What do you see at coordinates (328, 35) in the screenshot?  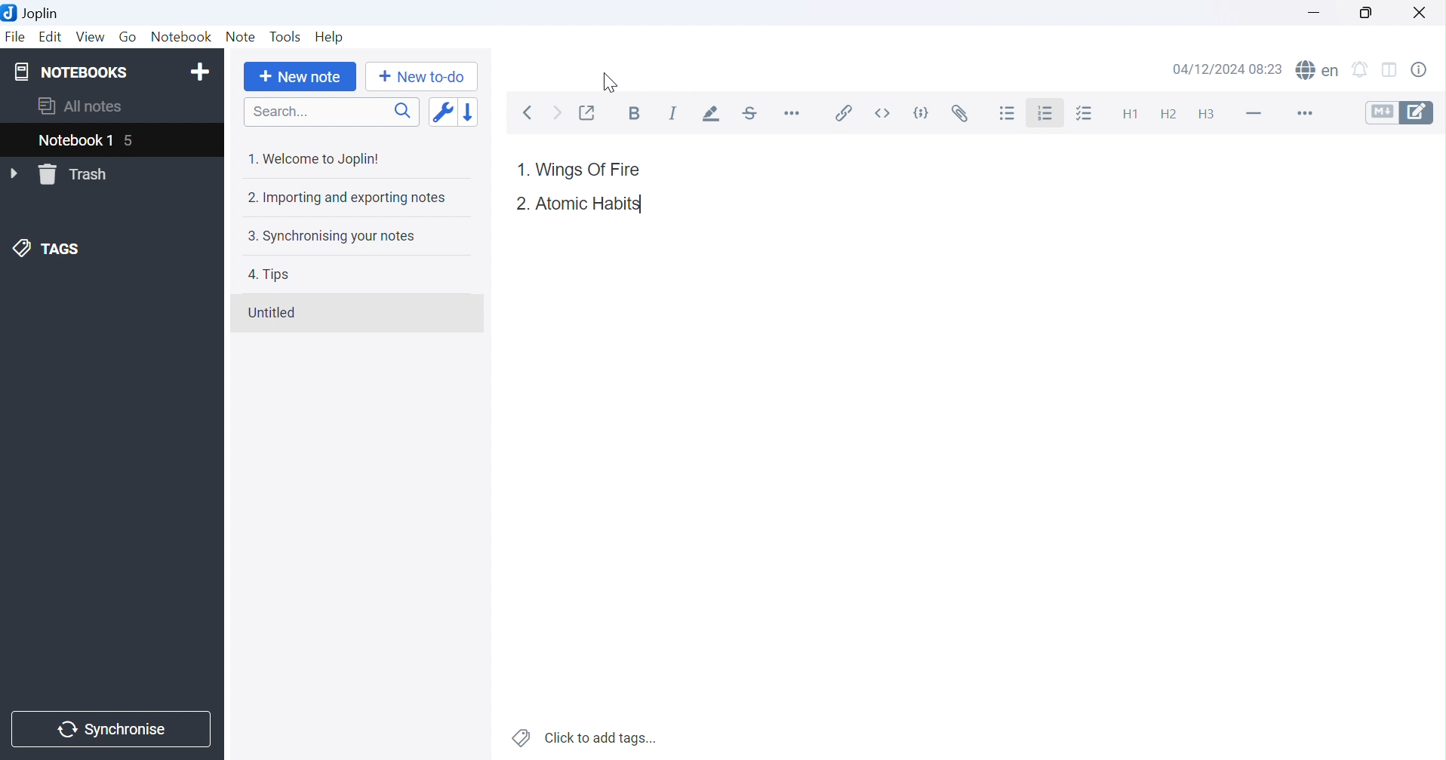 I see `Help` at bounding box center [328, 35].